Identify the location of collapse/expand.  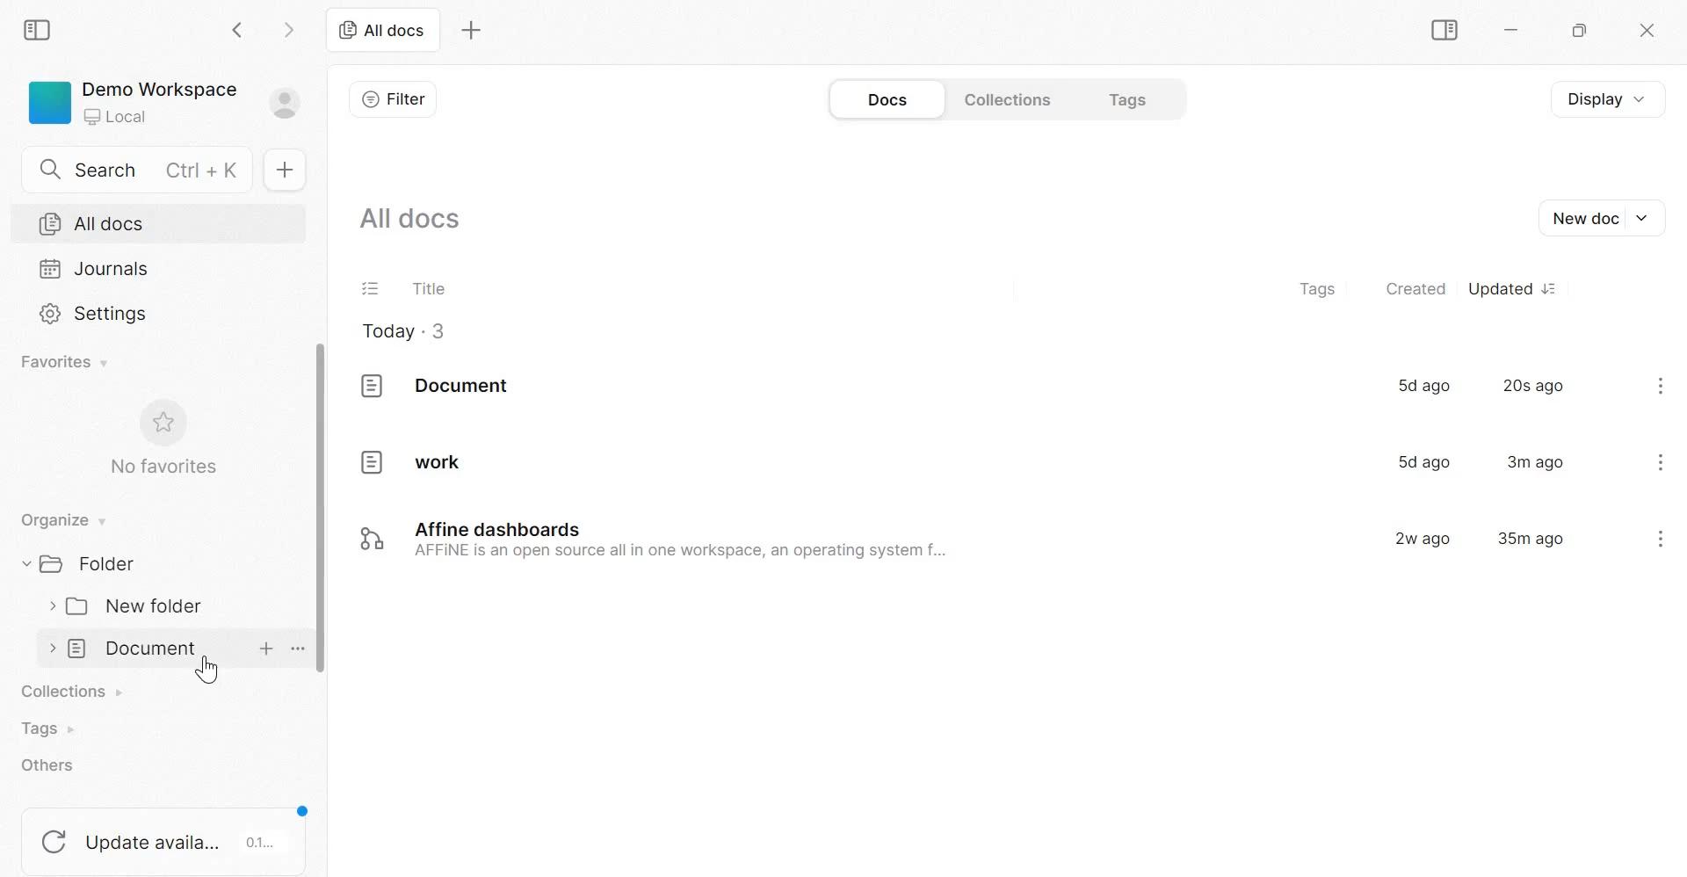
(48, 607).